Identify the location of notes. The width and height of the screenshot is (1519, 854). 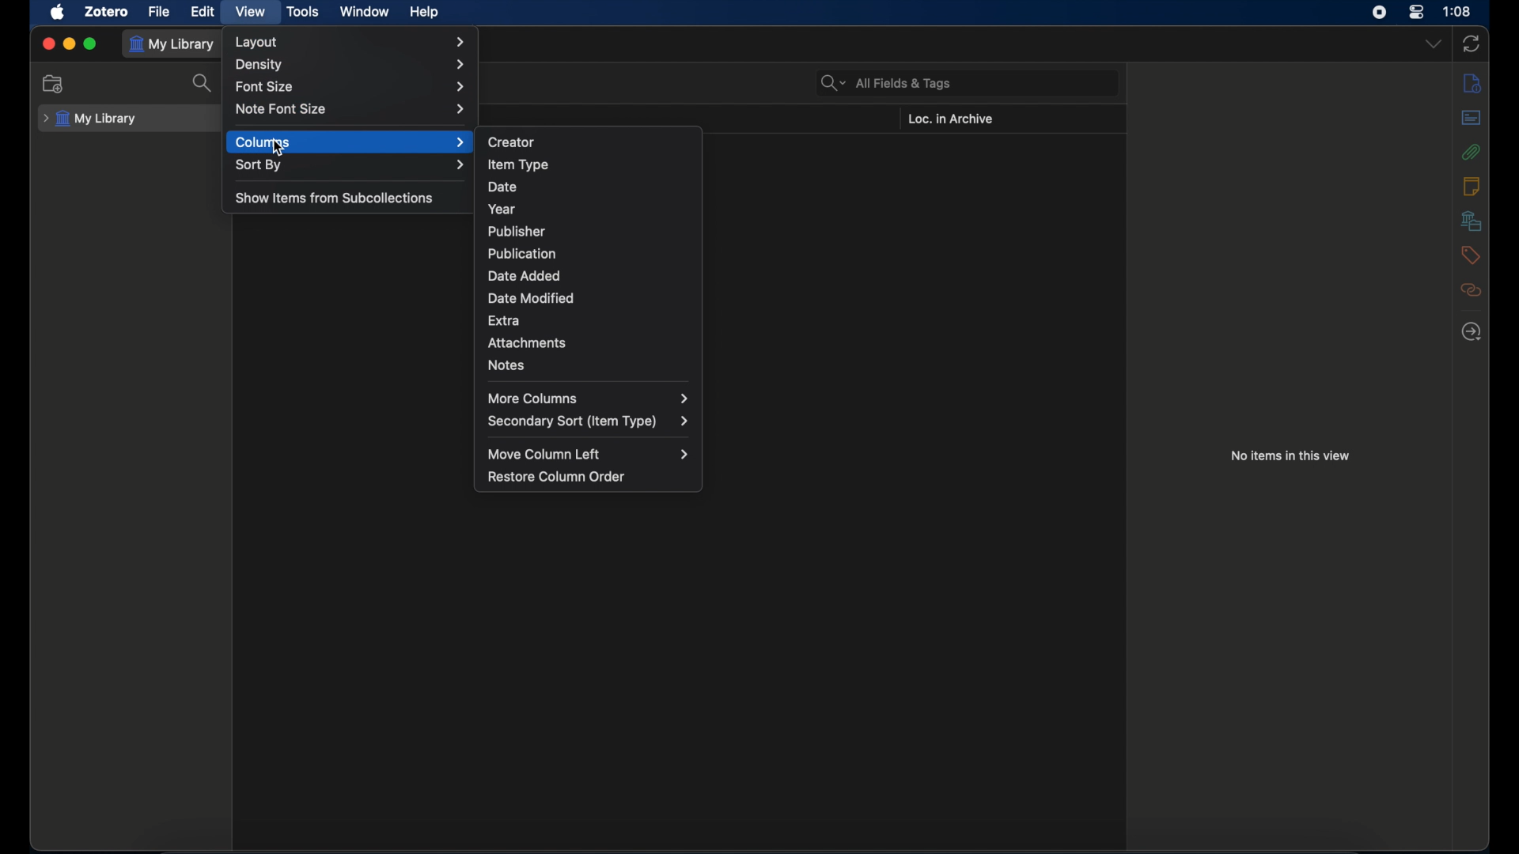
(1471, 186).